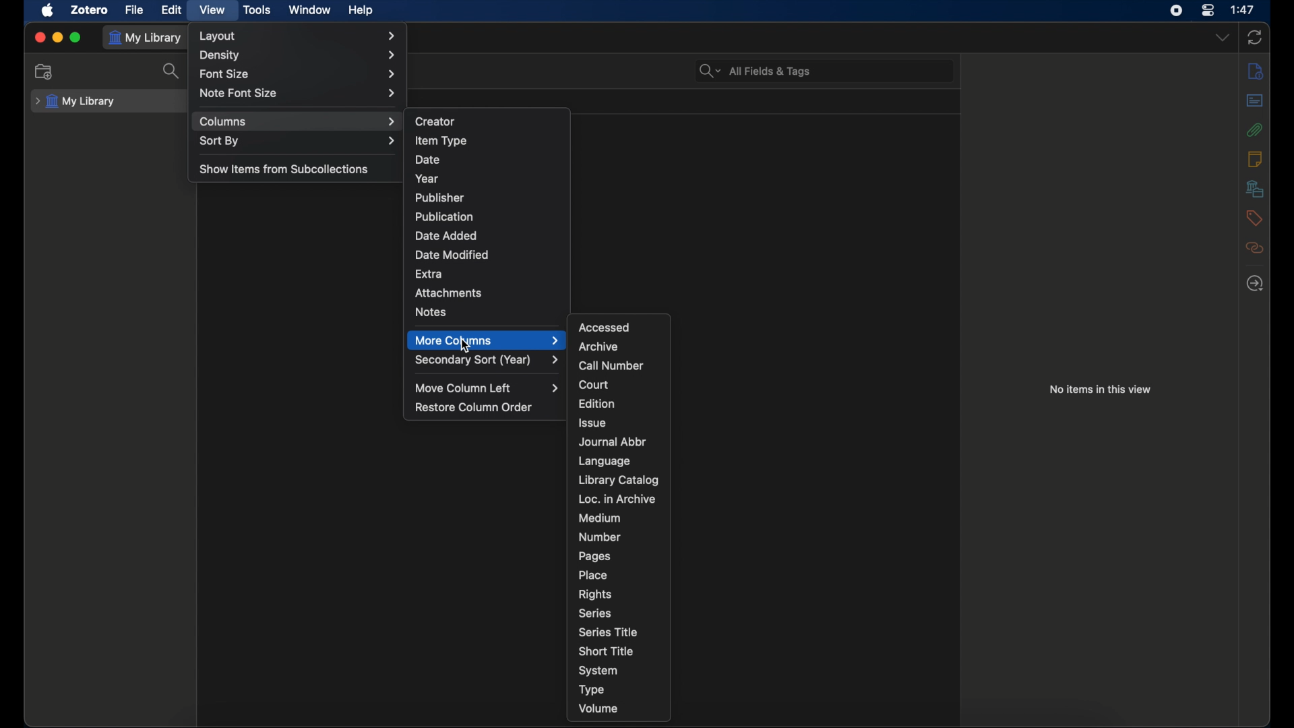  Describe the element at coordinates (605, 461) in the screenshot. I see `language` at that location.